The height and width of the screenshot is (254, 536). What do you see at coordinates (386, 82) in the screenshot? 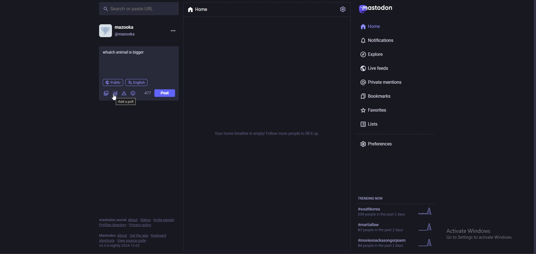
I see `private mentions` at bounding box center [386, 82].